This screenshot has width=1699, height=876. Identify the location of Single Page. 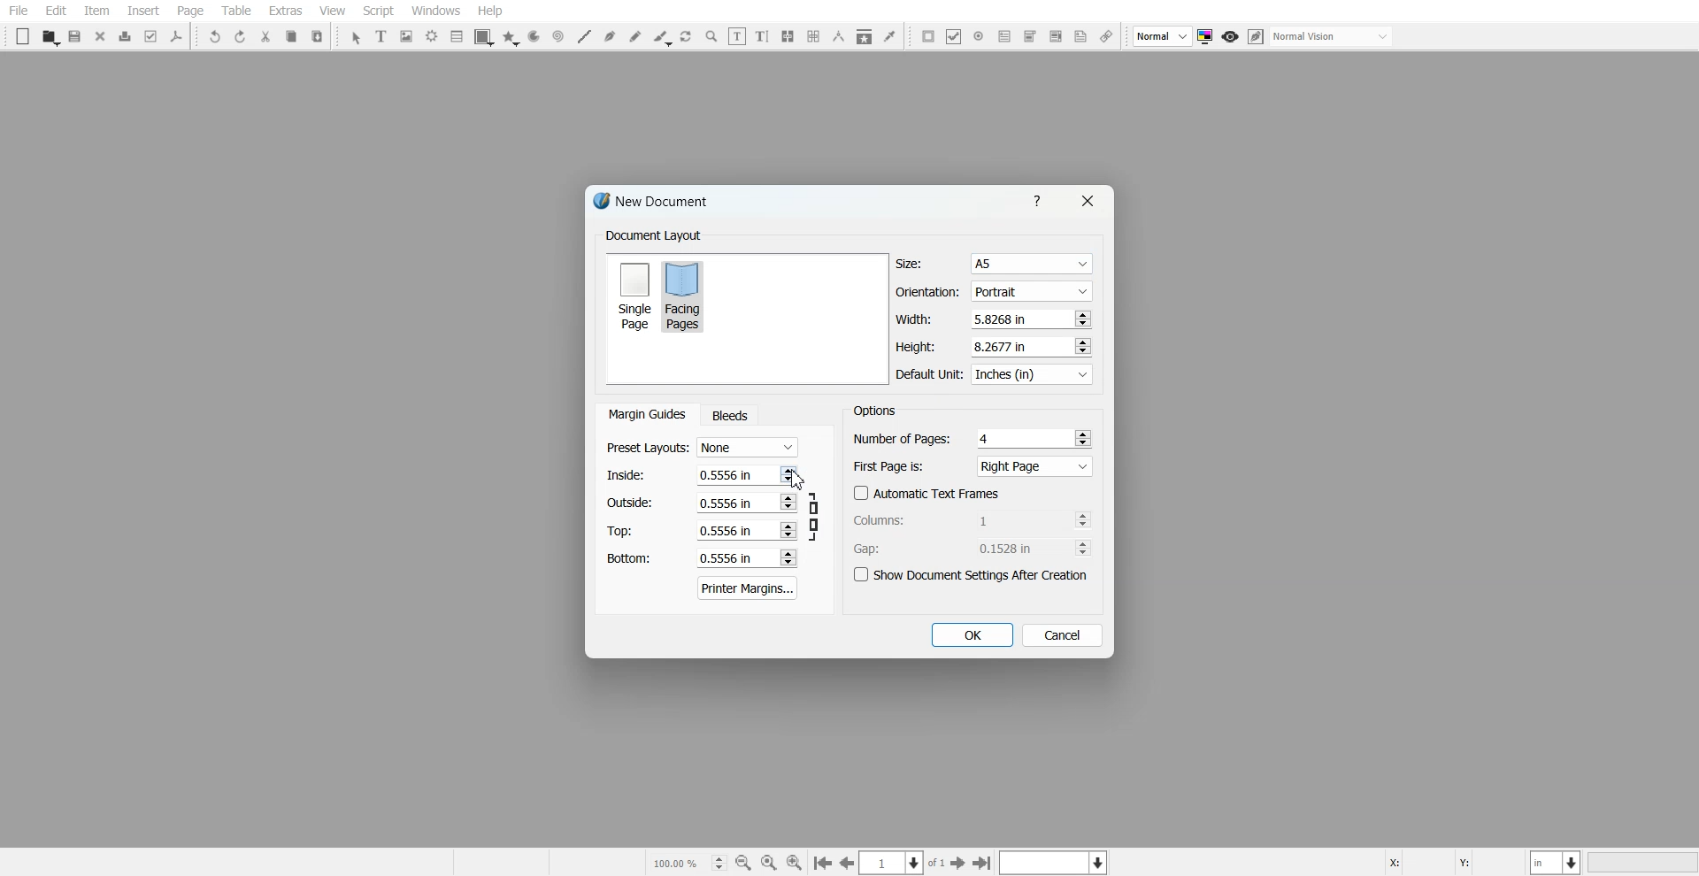
(634, 295).